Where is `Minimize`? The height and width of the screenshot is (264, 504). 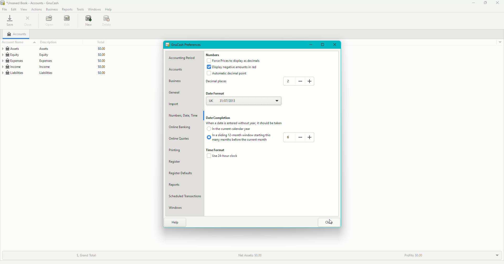
Minimize is located at coordinates (311, 45).